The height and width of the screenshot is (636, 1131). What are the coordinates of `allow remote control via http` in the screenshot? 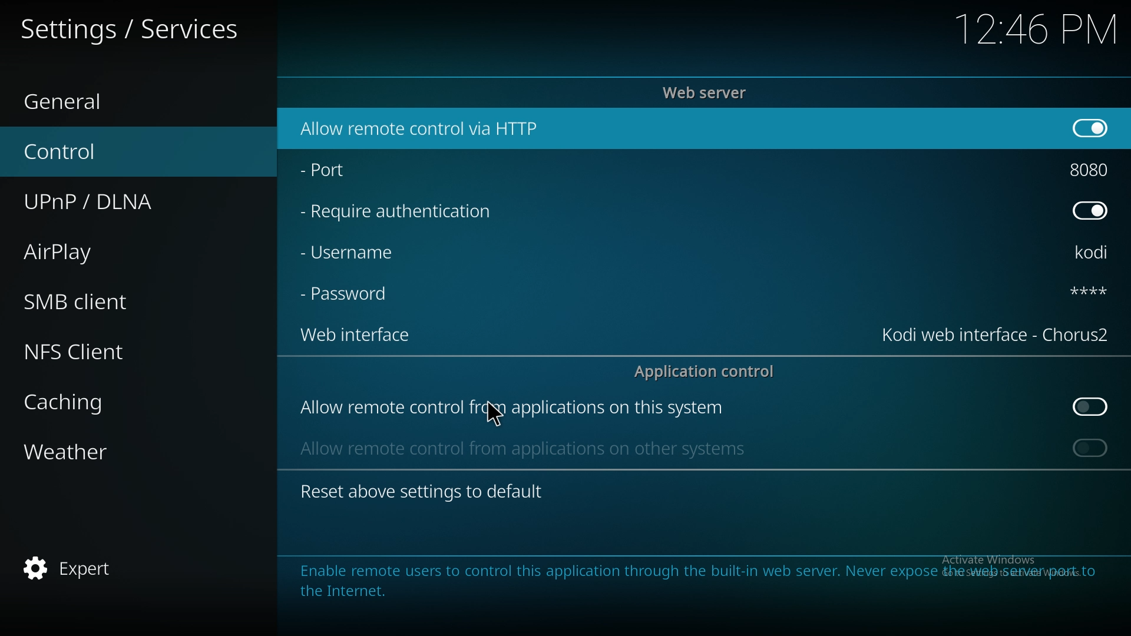 It's located at (421, 129).